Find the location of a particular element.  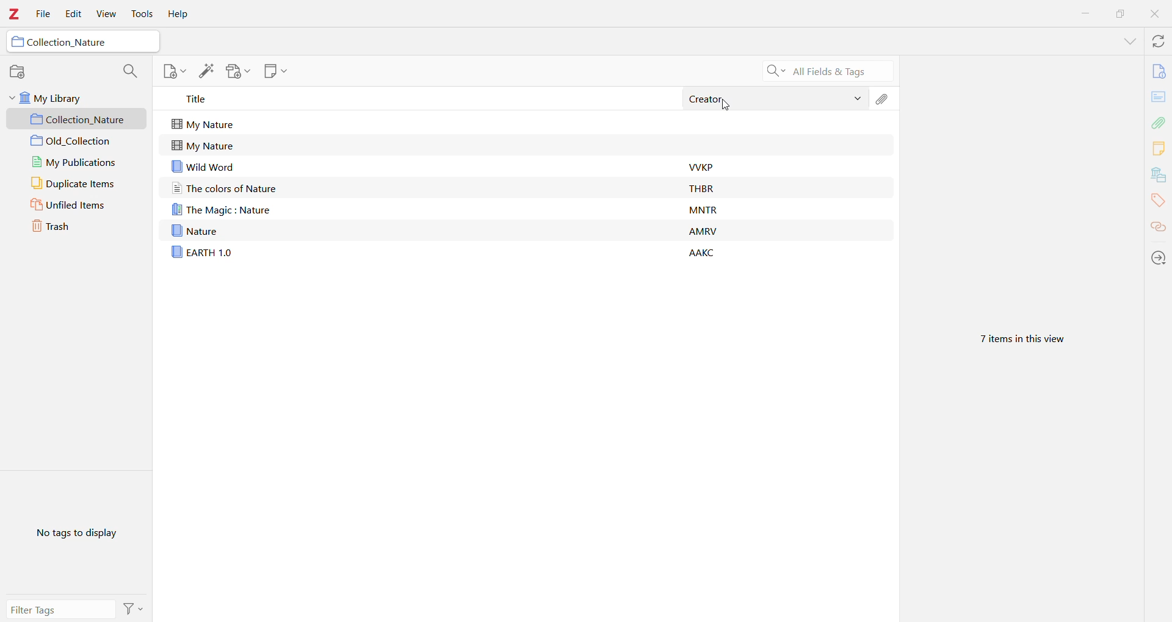

My nature is located at coordinates (211, 145).